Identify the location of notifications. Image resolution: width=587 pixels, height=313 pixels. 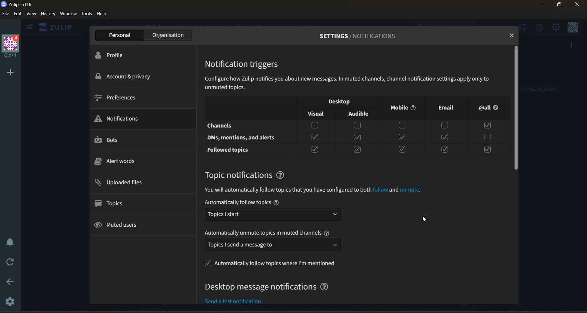
(120, 118).